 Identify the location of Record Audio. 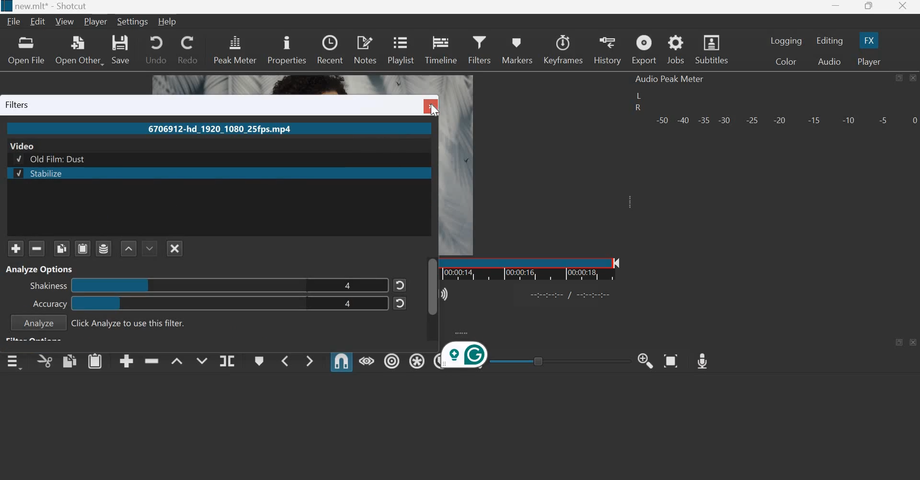
(703, 361).